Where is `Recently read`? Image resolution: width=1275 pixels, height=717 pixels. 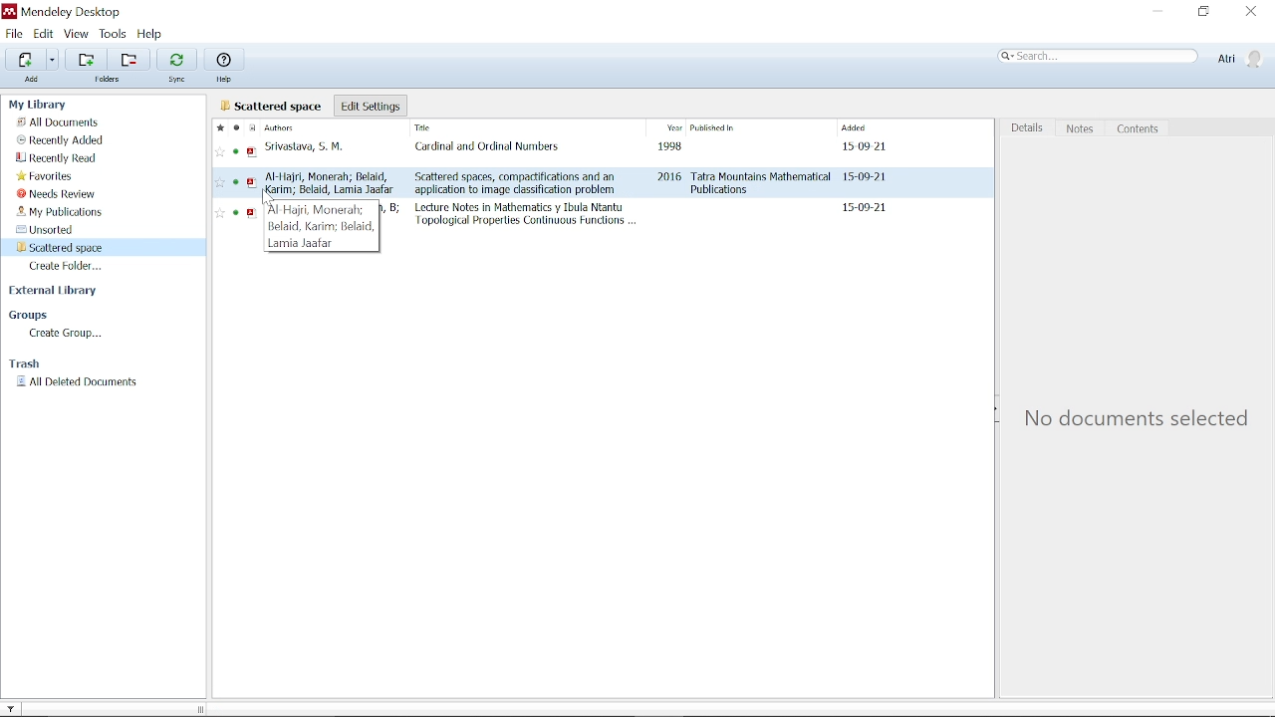 Recently read is located at coordinates (57, 159).